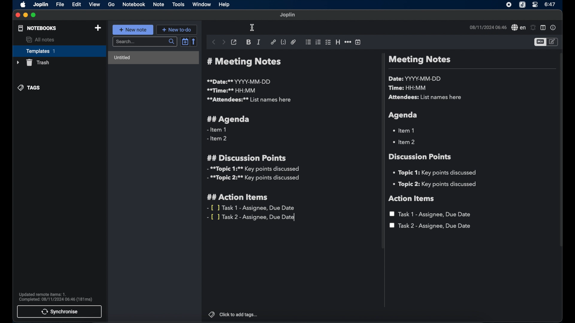 The width and height of the screenshot is (575, 323). I want to click on set alarm, so click(533, 28).